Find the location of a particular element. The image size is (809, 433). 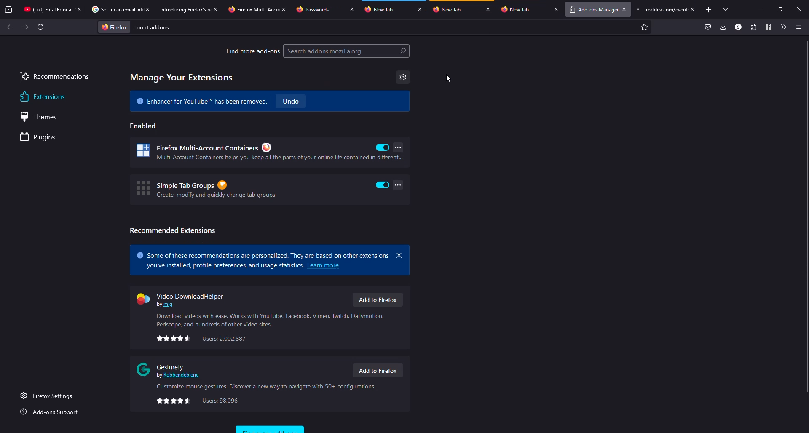

Close is located at coordinates (79, 9).